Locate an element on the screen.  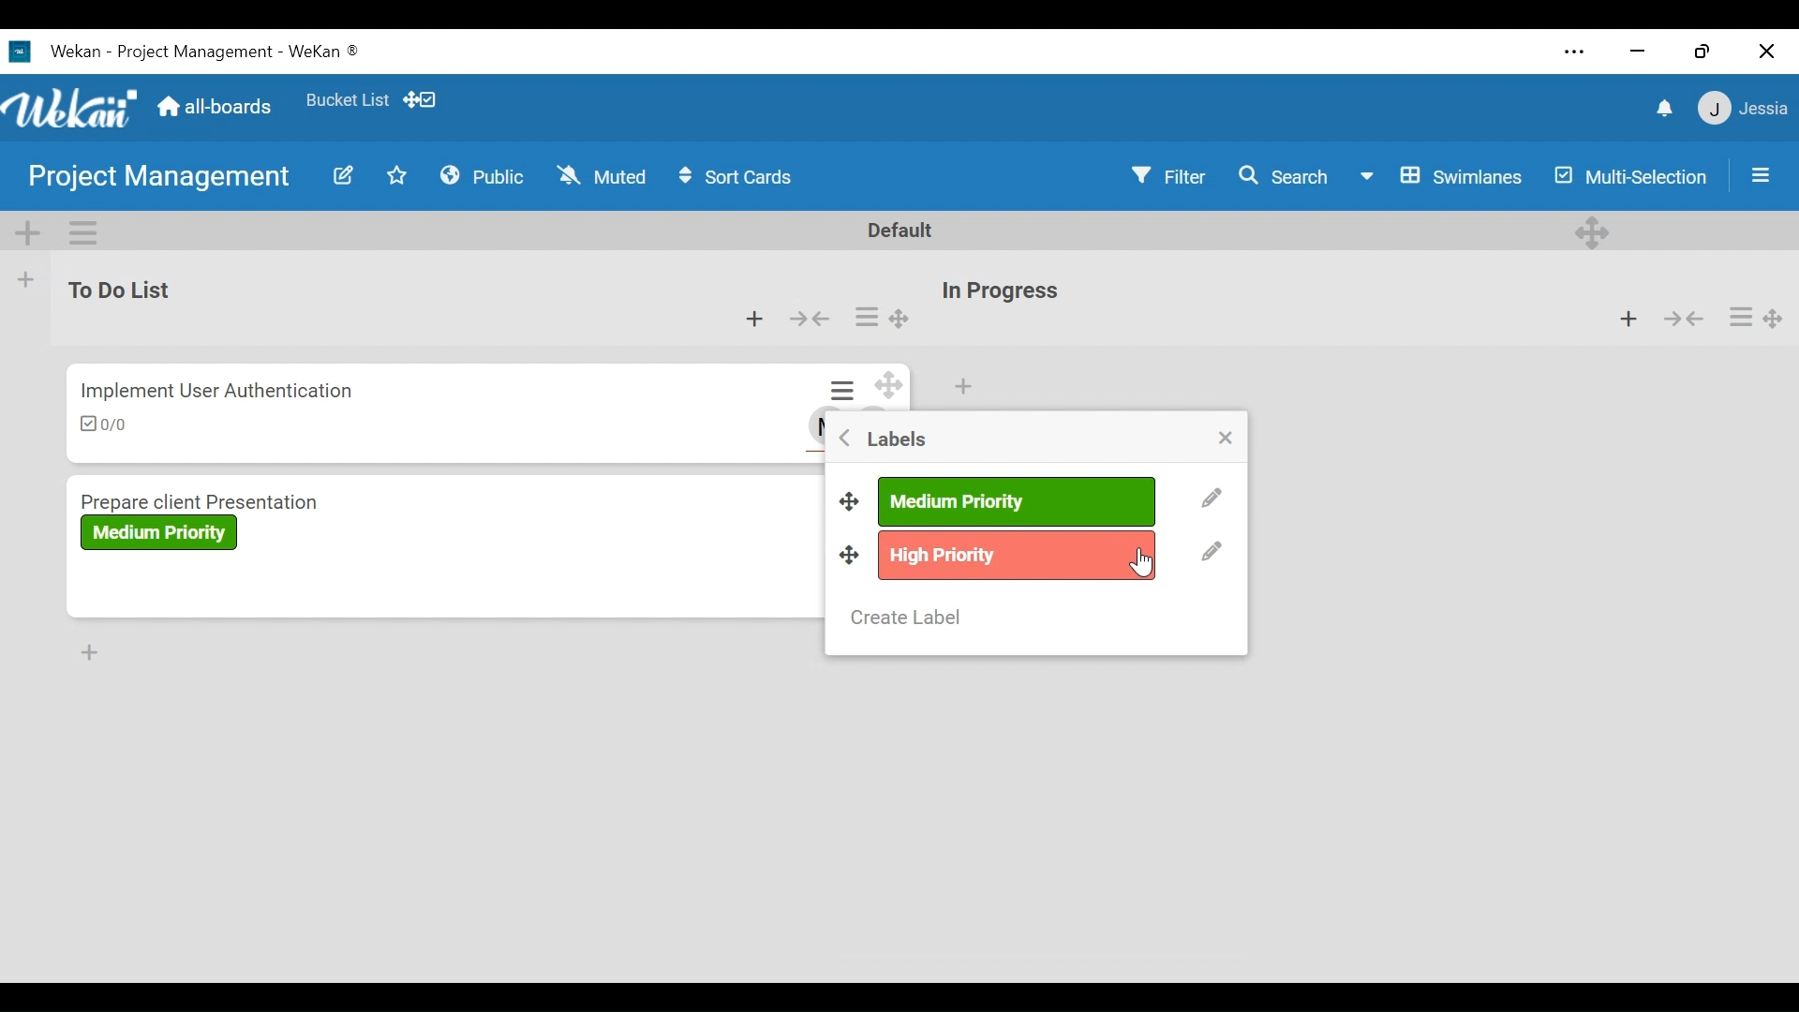
Desktop drag handles is located at coordinates (1778, 318).